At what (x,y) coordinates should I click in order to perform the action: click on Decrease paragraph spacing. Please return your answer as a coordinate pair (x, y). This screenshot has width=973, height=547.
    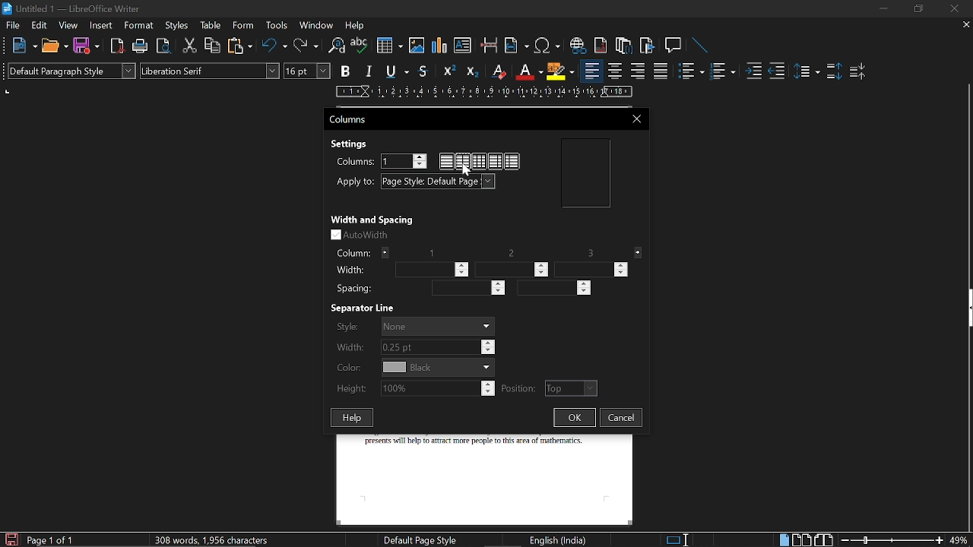
    Looking at the image, I should click on (857, 71).